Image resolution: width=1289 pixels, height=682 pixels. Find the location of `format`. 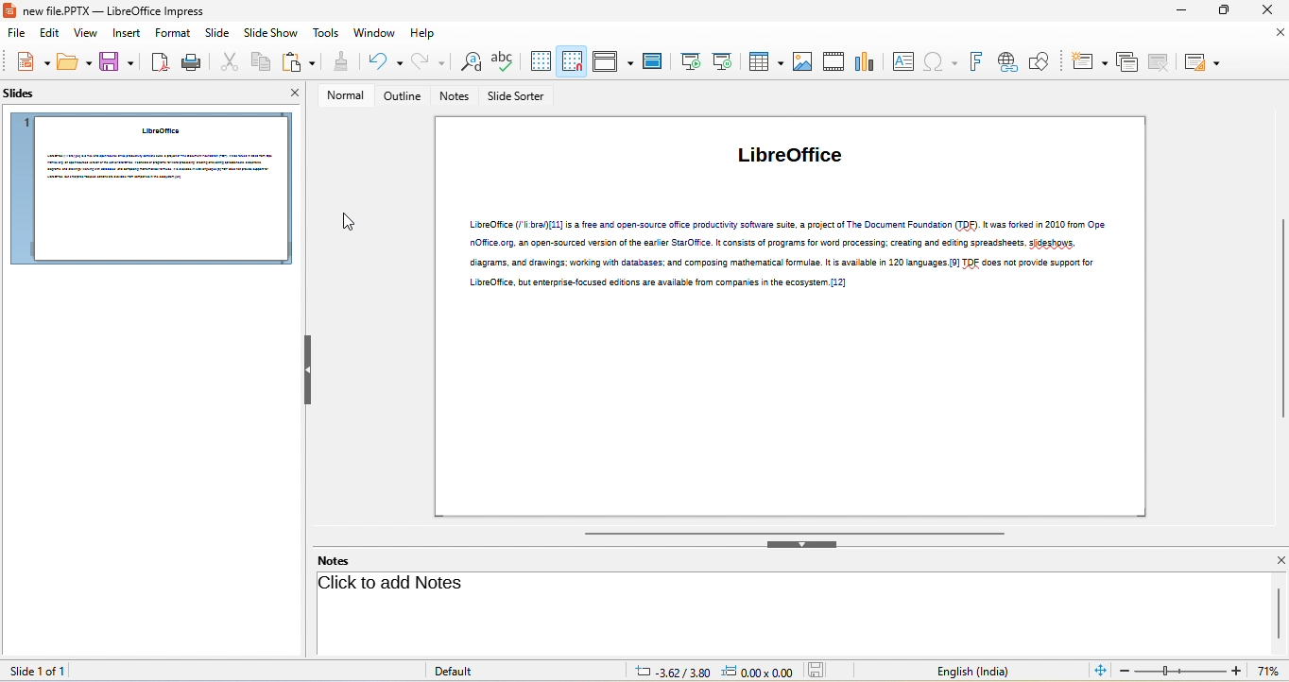

format is located at coordinates (169, 33).